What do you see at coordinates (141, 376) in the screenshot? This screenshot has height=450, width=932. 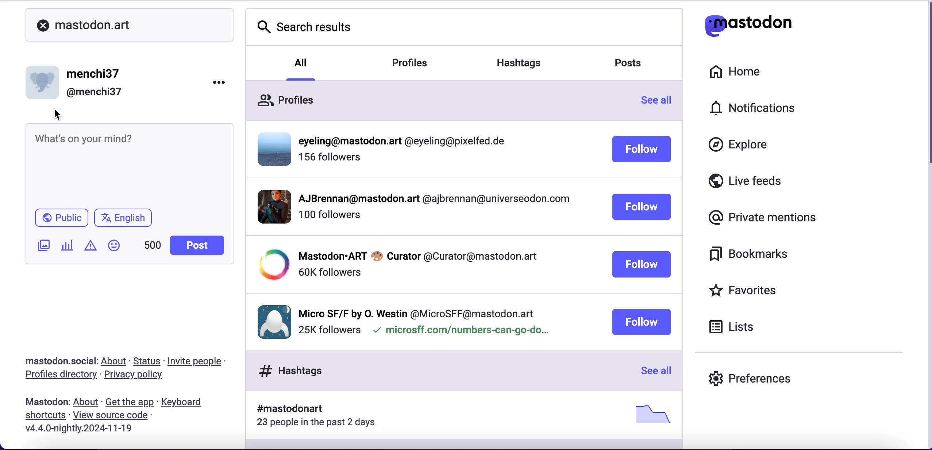 I see `privacy policy` at bounding box center [141, 376].